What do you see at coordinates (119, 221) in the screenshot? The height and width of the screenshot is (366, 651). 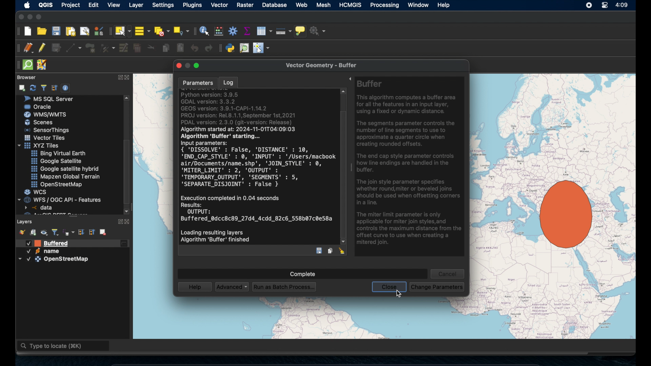 I see `expand` at bounding box center [119, 221].